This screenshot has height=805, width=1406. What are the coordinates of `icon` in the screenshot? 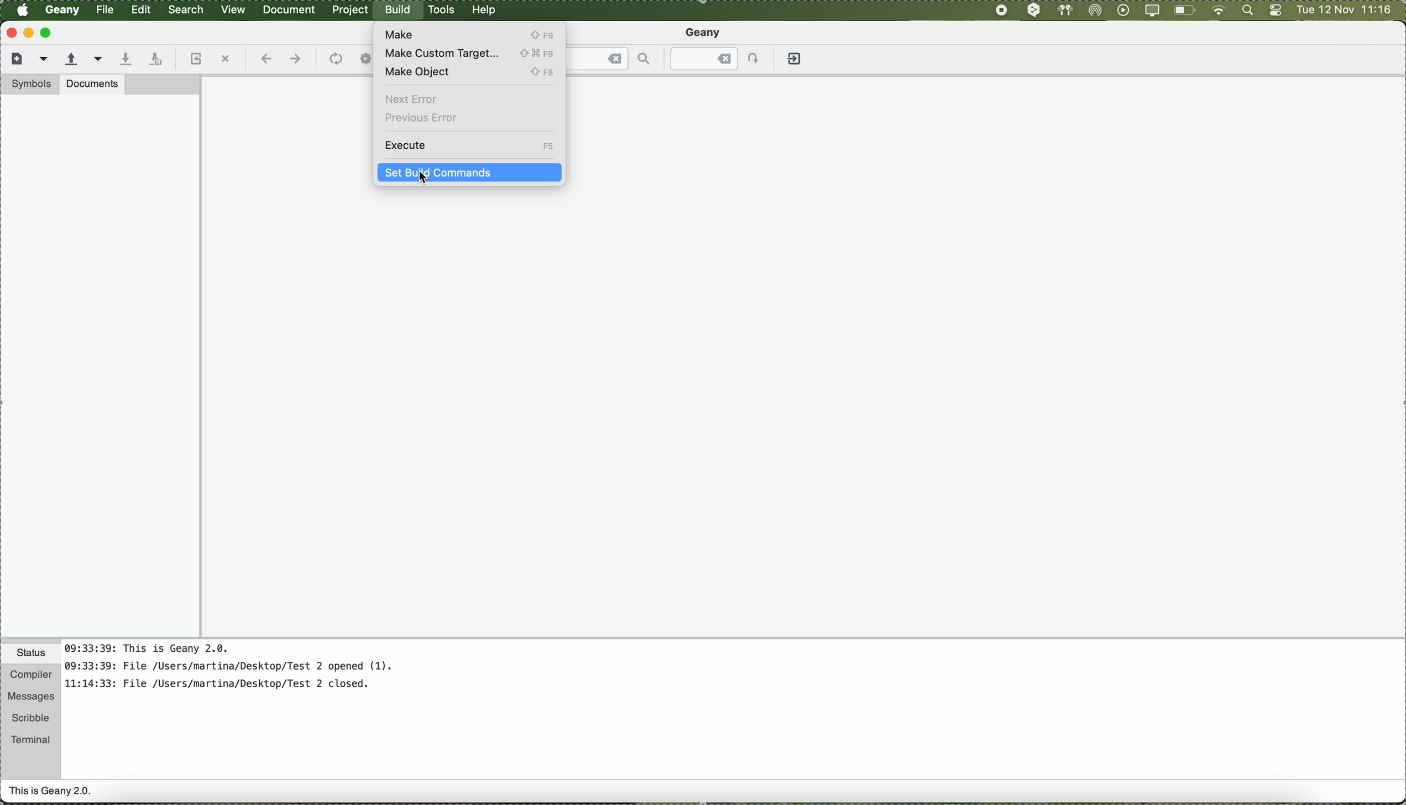 It's located at (366, 59).